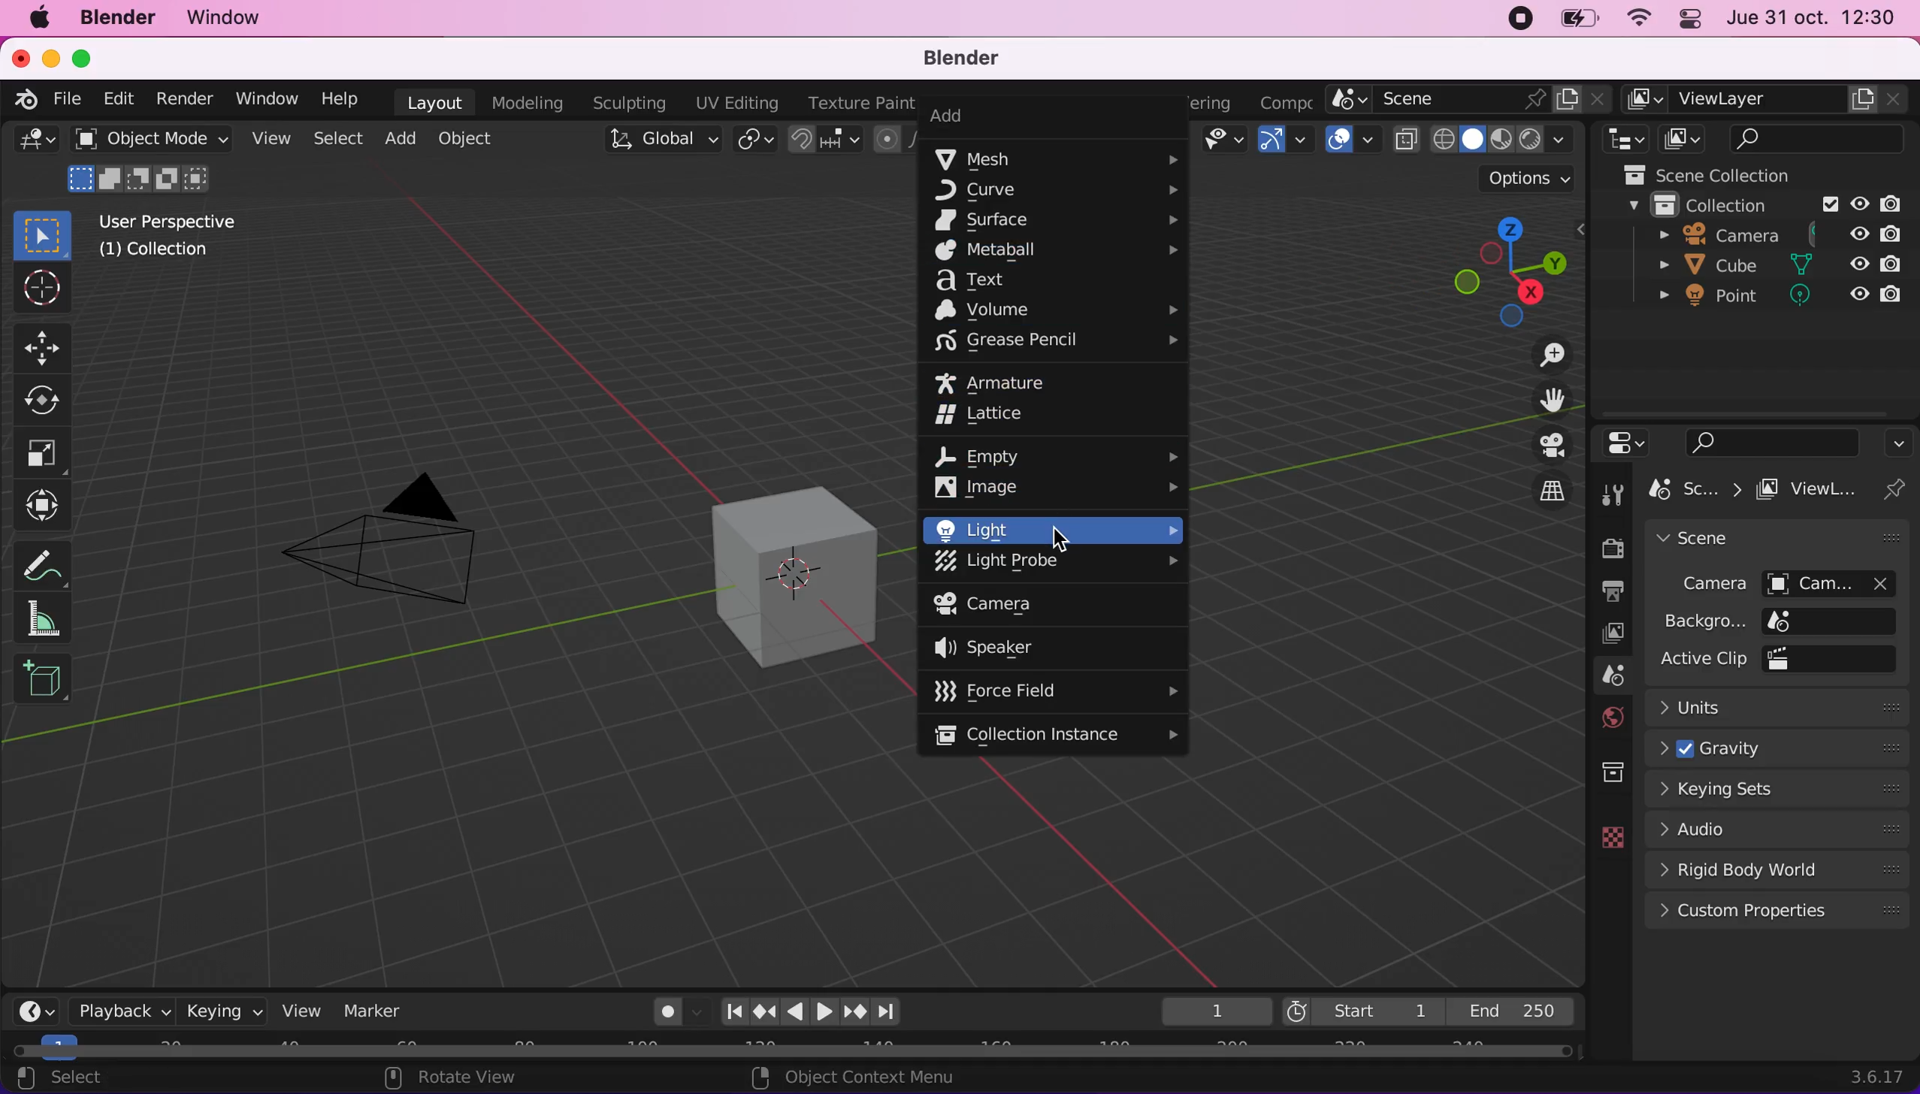  What do you see at coordinates (1041, 280) in the screenshot?
I see `text` at bounding box center [1041, 280].